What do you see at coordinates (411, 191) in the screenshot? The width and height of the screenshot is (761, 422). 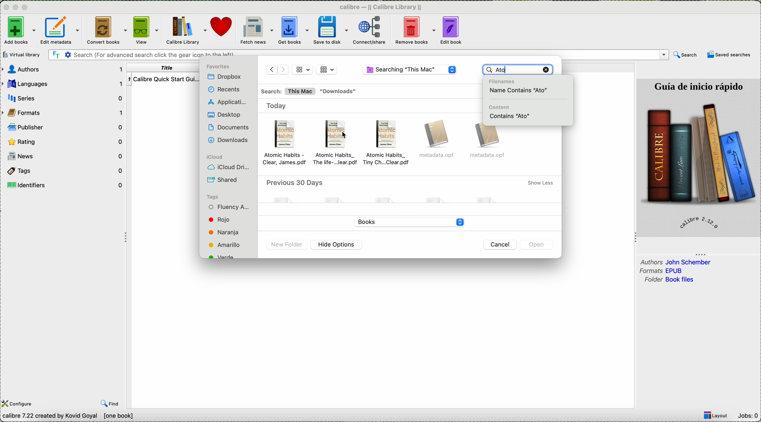 I see `disable files` at bounding box center [411, 191].